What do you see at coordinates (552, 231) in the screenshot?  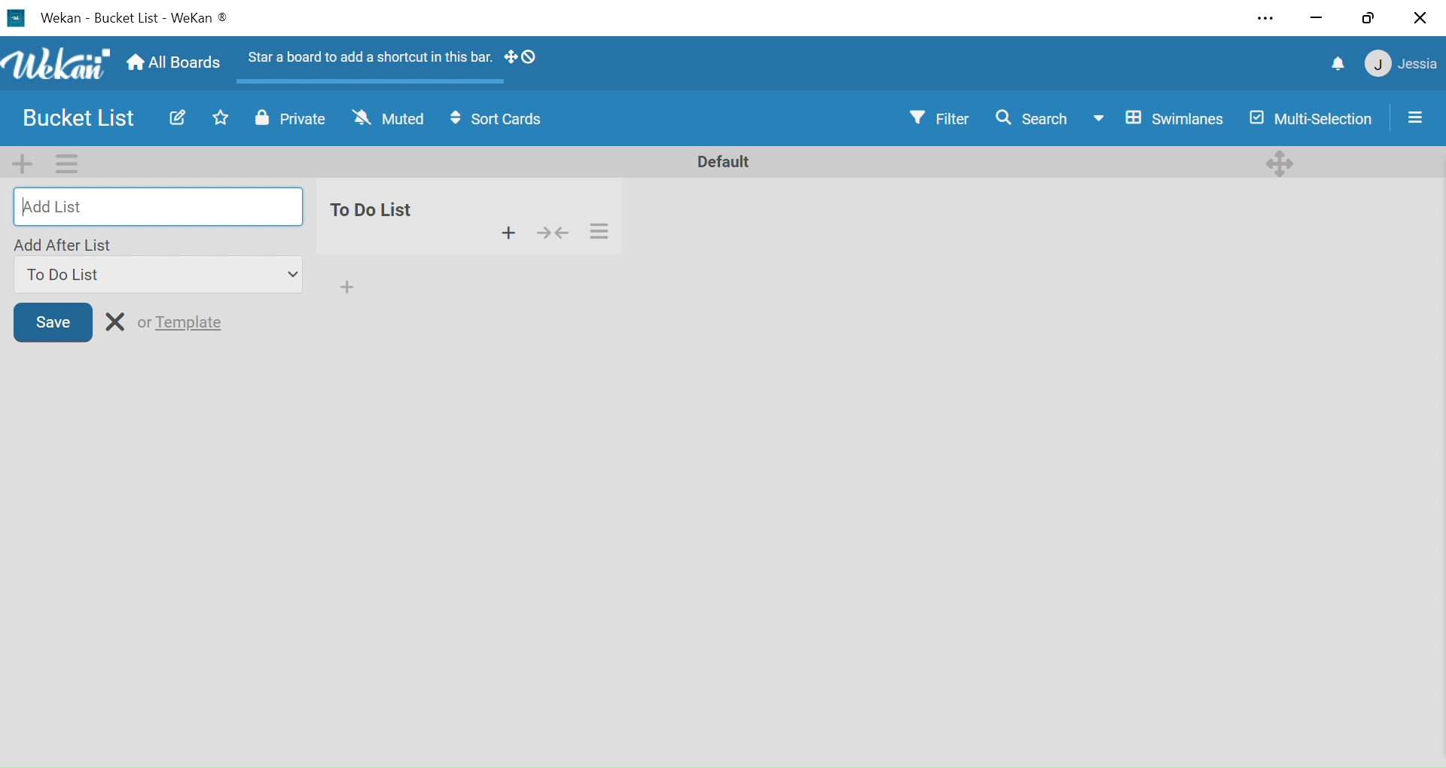 I see `Collapse` at bounding box center [552, 231].